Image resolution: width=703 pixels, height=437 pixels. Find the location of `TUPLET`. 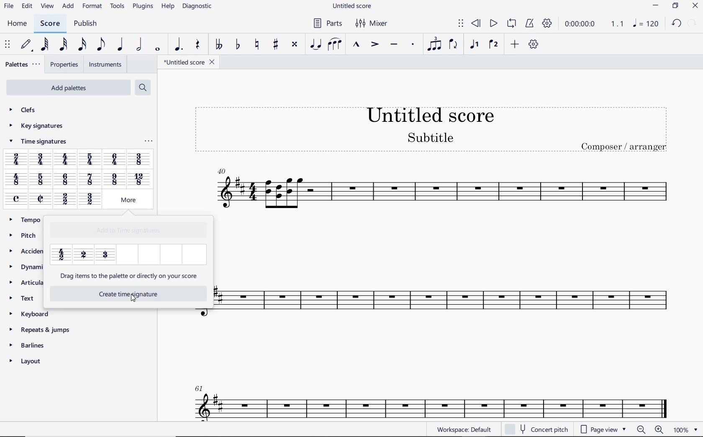

TUPLET is located at coordinates (434, 45).